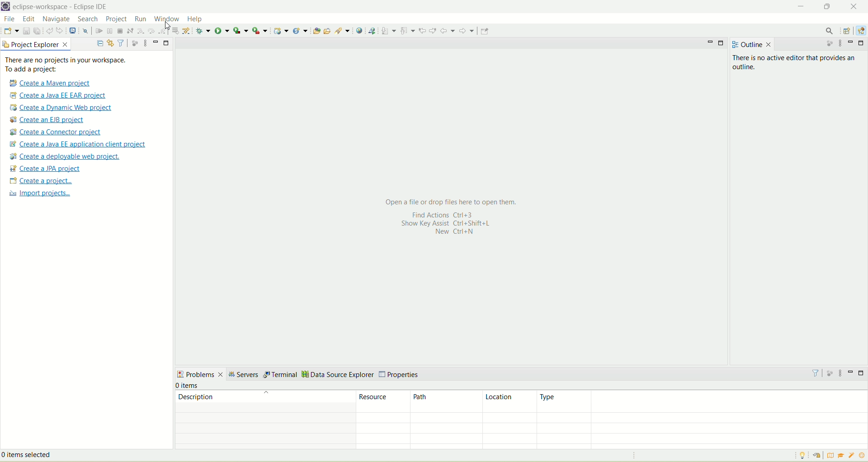  Describe the element at coordinates (151, 31) in the screenshot. I see `step over` at that location.